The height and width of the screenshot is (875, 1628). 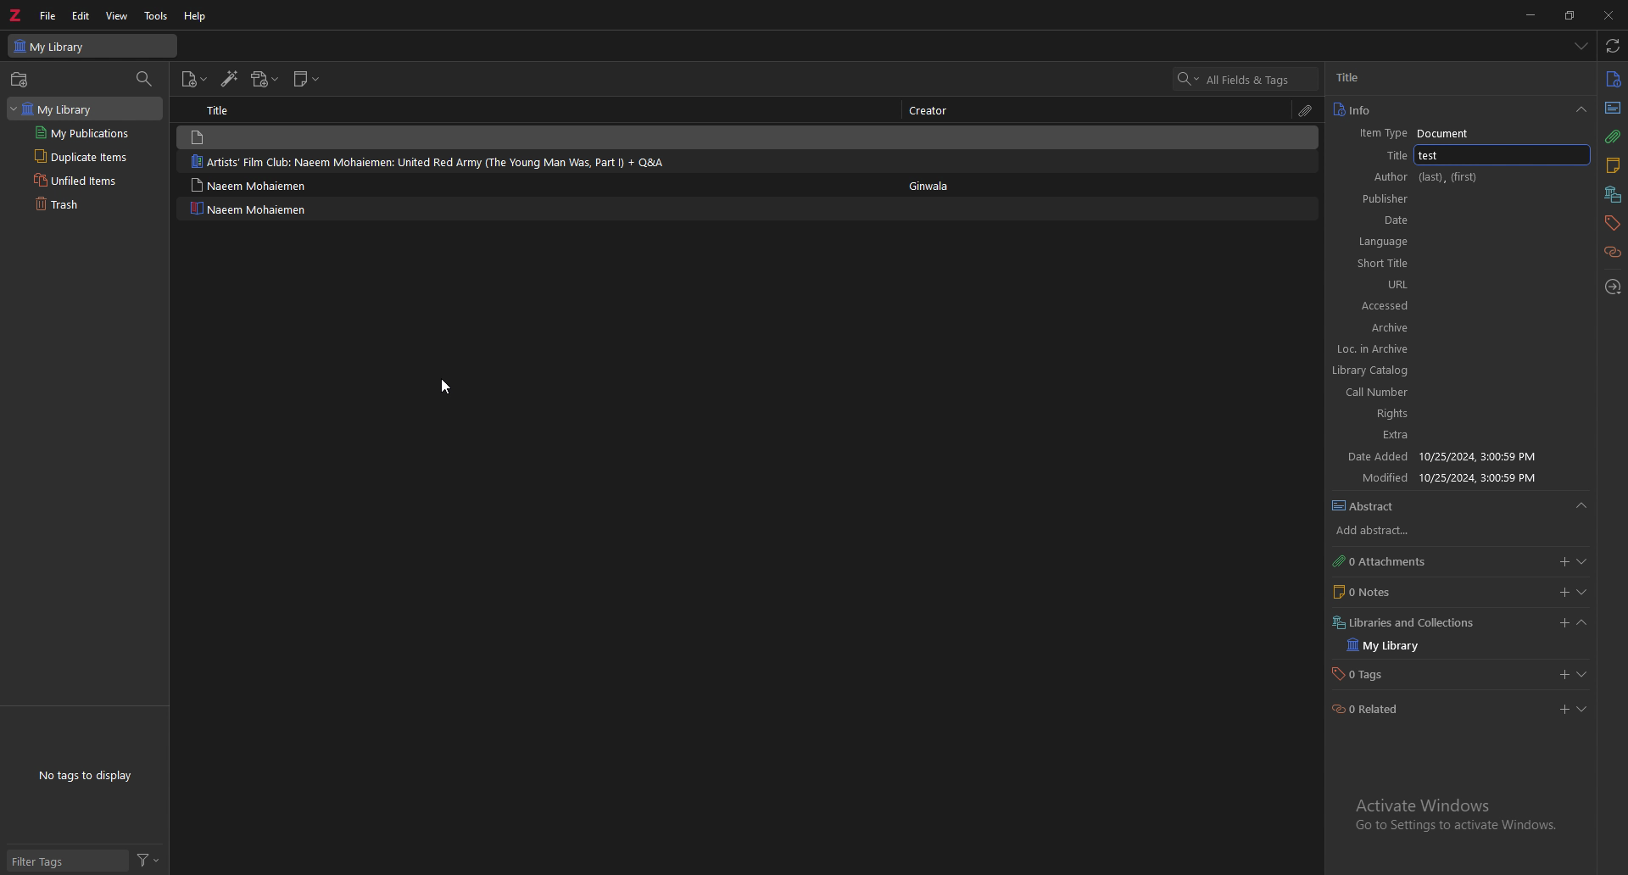 I want to click on locate, so click(x=1614, y=287).